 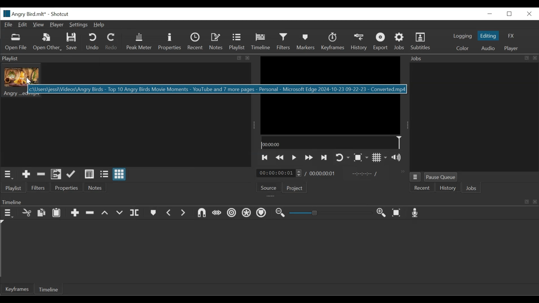 What do you see at coordinates (382, 42) in the screenshot?
I see `Export` at bounding box center [382, 42].